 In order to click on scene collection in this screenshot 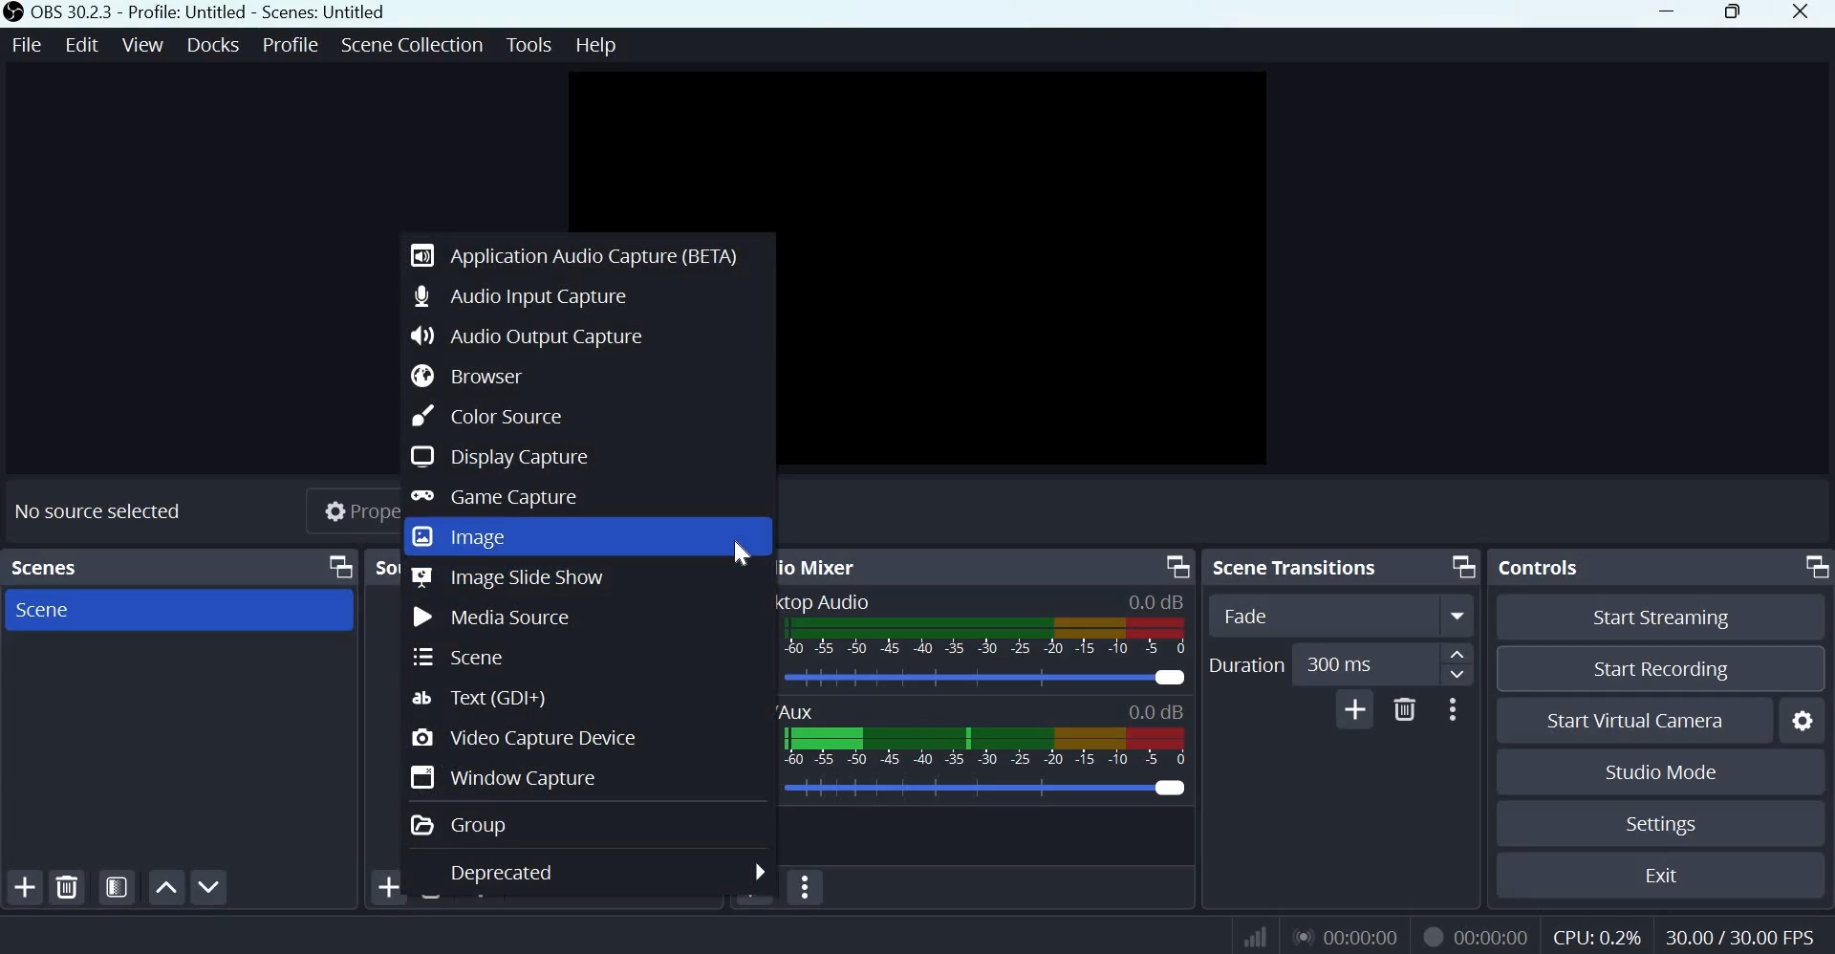, I will do `click(413, 42)`.